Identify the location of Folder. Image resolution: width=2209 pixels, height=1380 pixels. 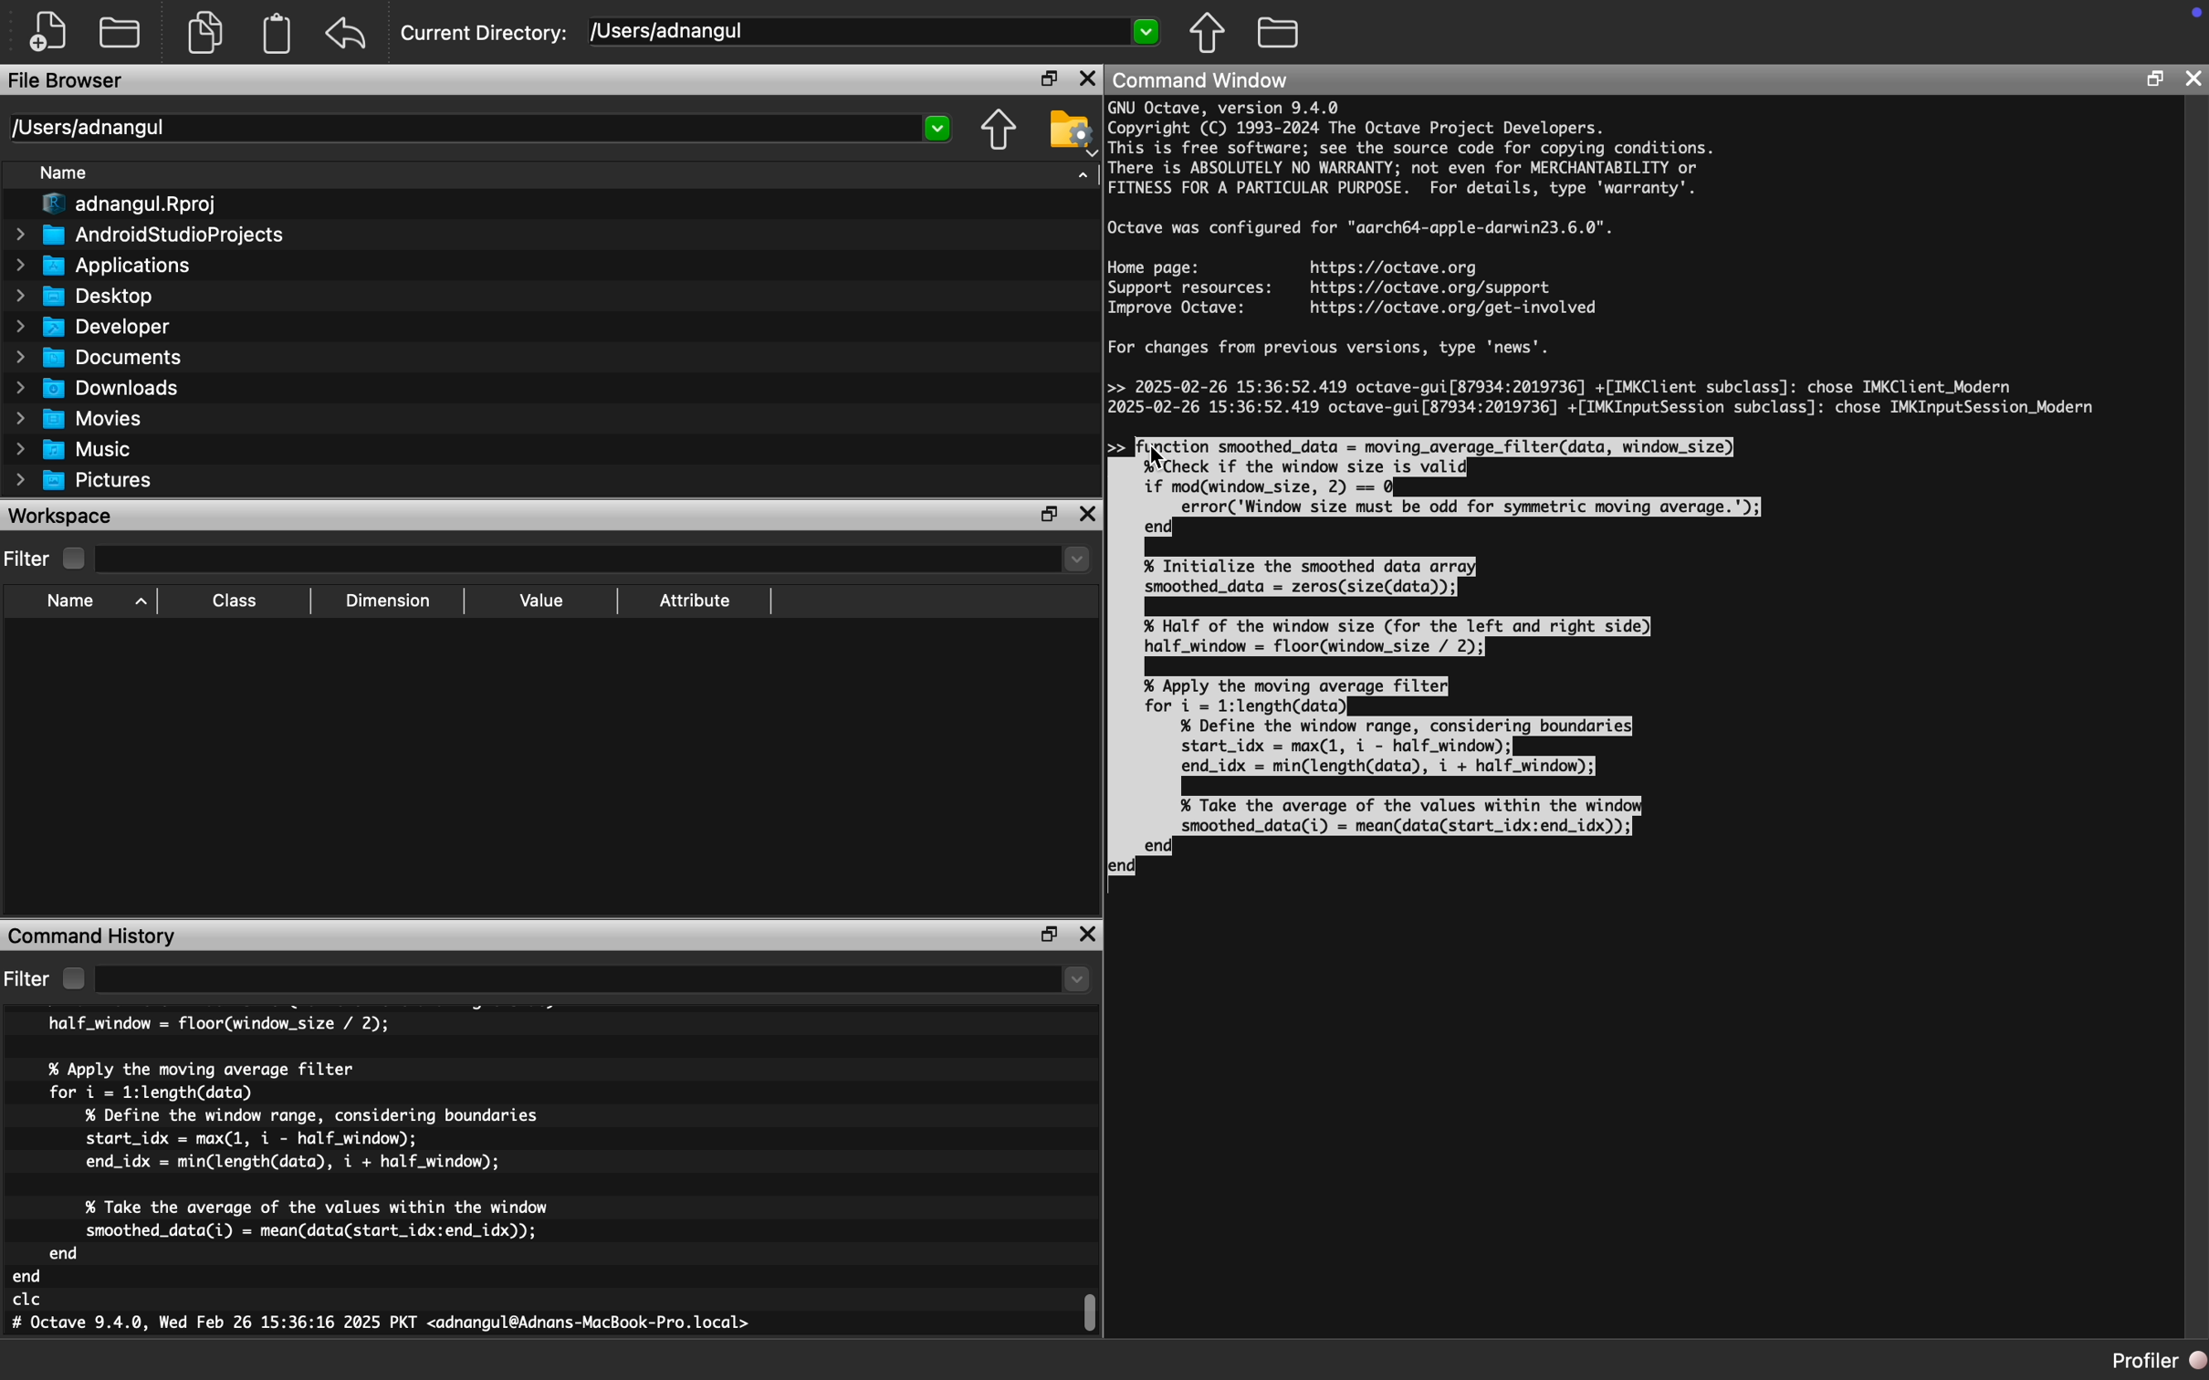
(1280, 30).